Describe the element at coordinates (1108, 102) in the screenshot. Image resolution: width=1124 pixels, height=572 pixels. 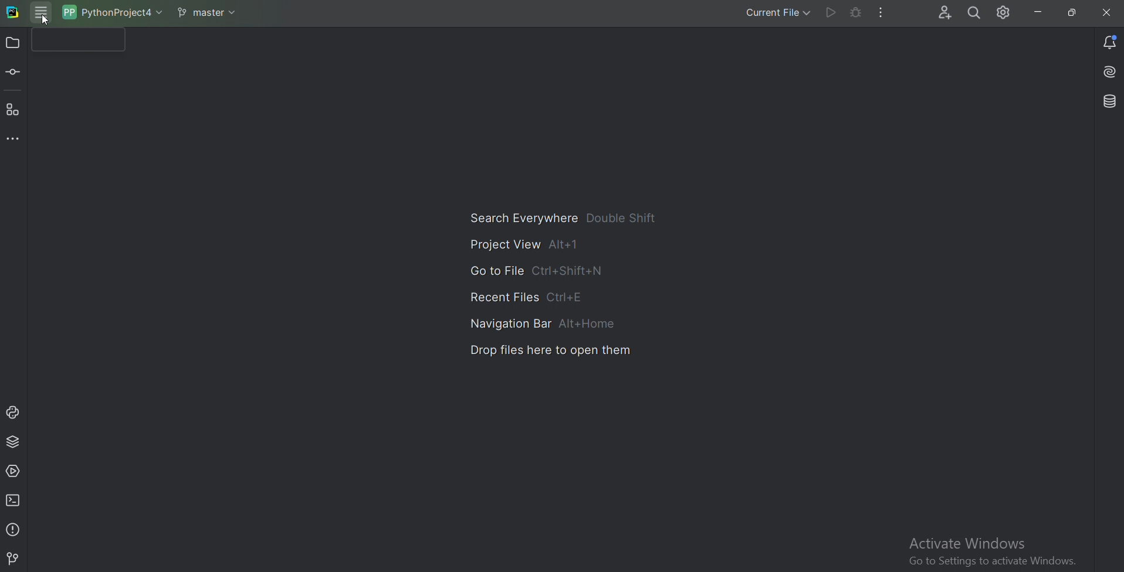
I see `Database` at that location.